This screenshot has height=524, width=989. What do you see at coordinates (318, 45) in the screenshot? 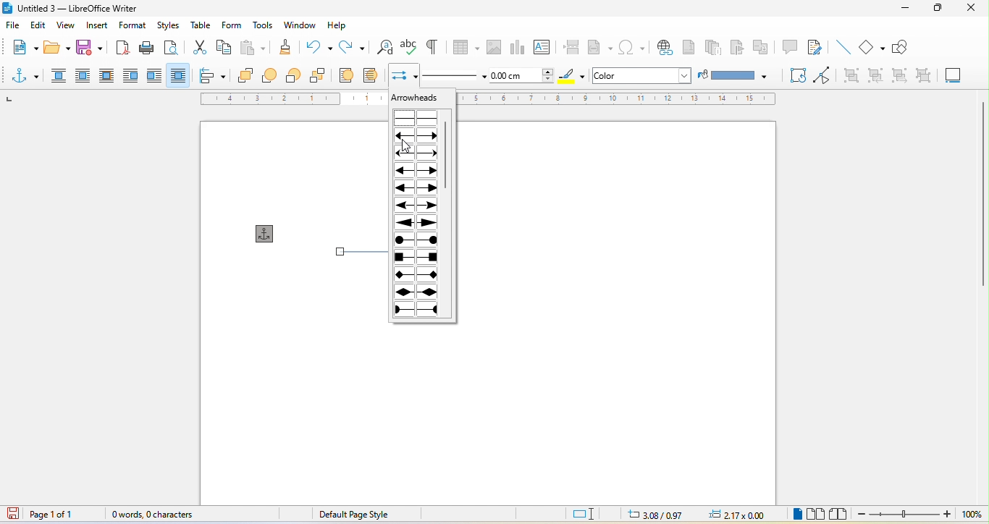
I see `undo` at bounding box center [318, 45].